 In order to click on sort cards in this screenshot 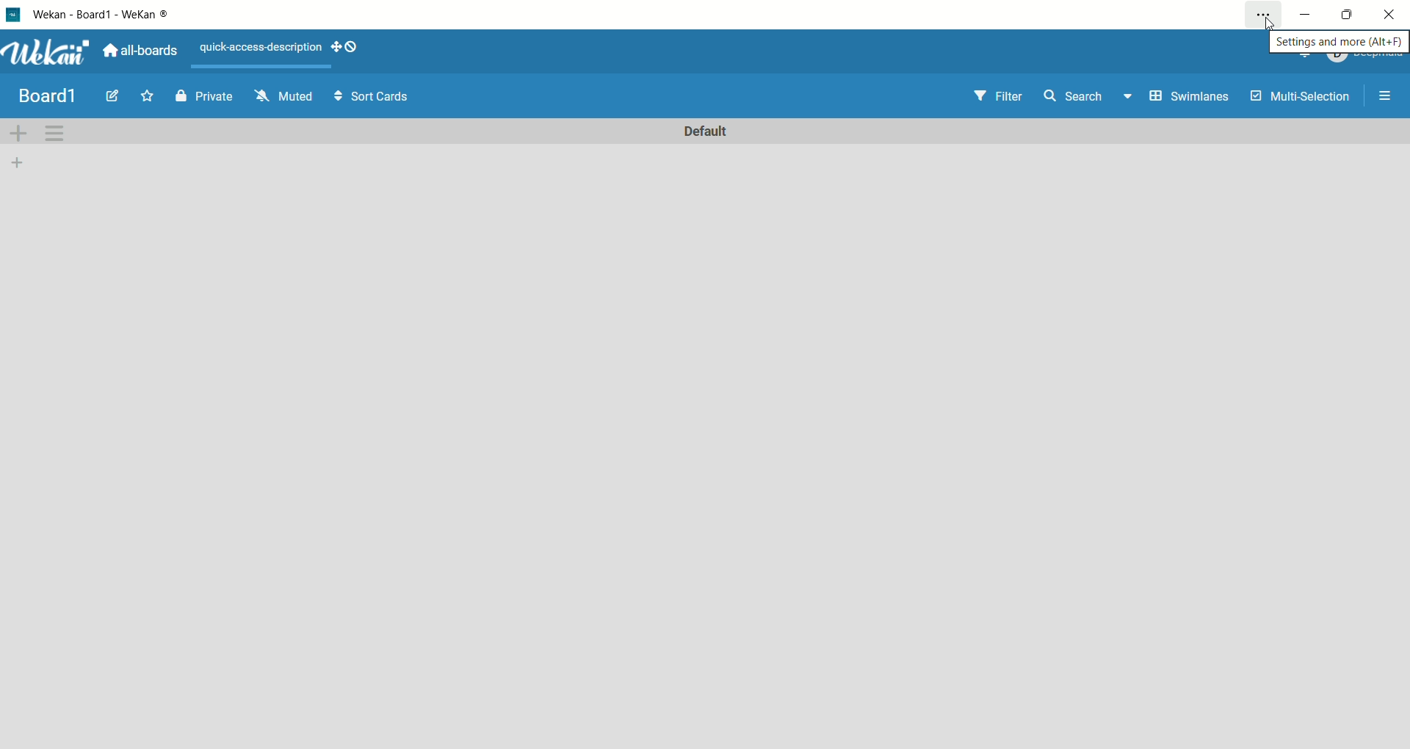, I will do `click(374, 95)`.